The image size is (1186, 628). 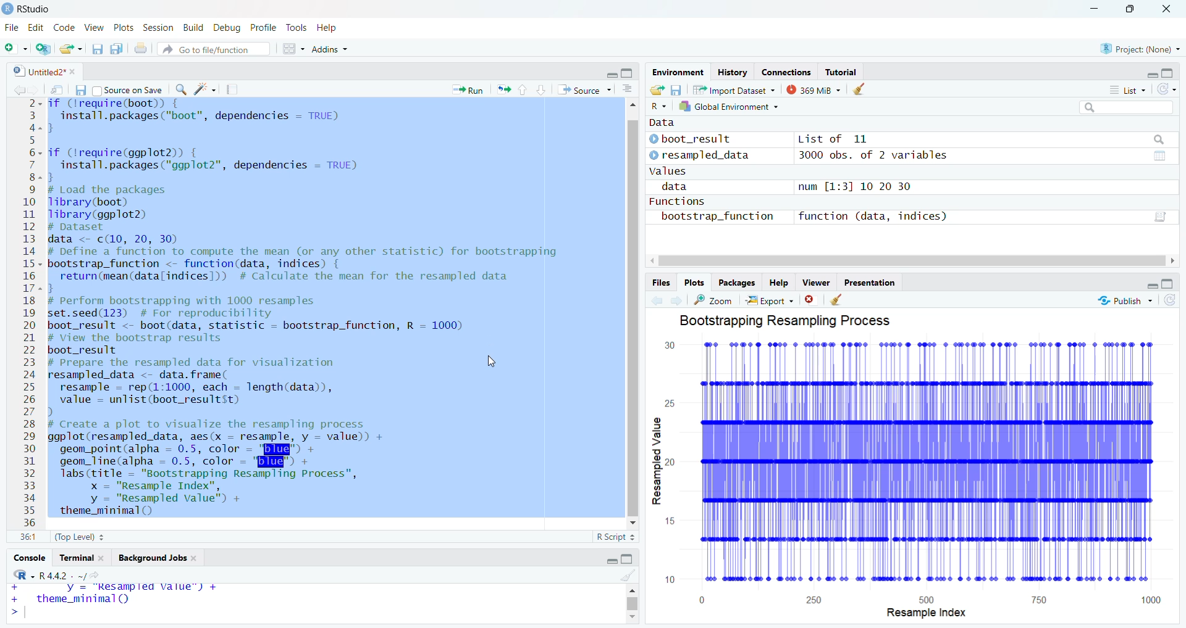 I want to click on clear all plots, so click(x=836, y=300).